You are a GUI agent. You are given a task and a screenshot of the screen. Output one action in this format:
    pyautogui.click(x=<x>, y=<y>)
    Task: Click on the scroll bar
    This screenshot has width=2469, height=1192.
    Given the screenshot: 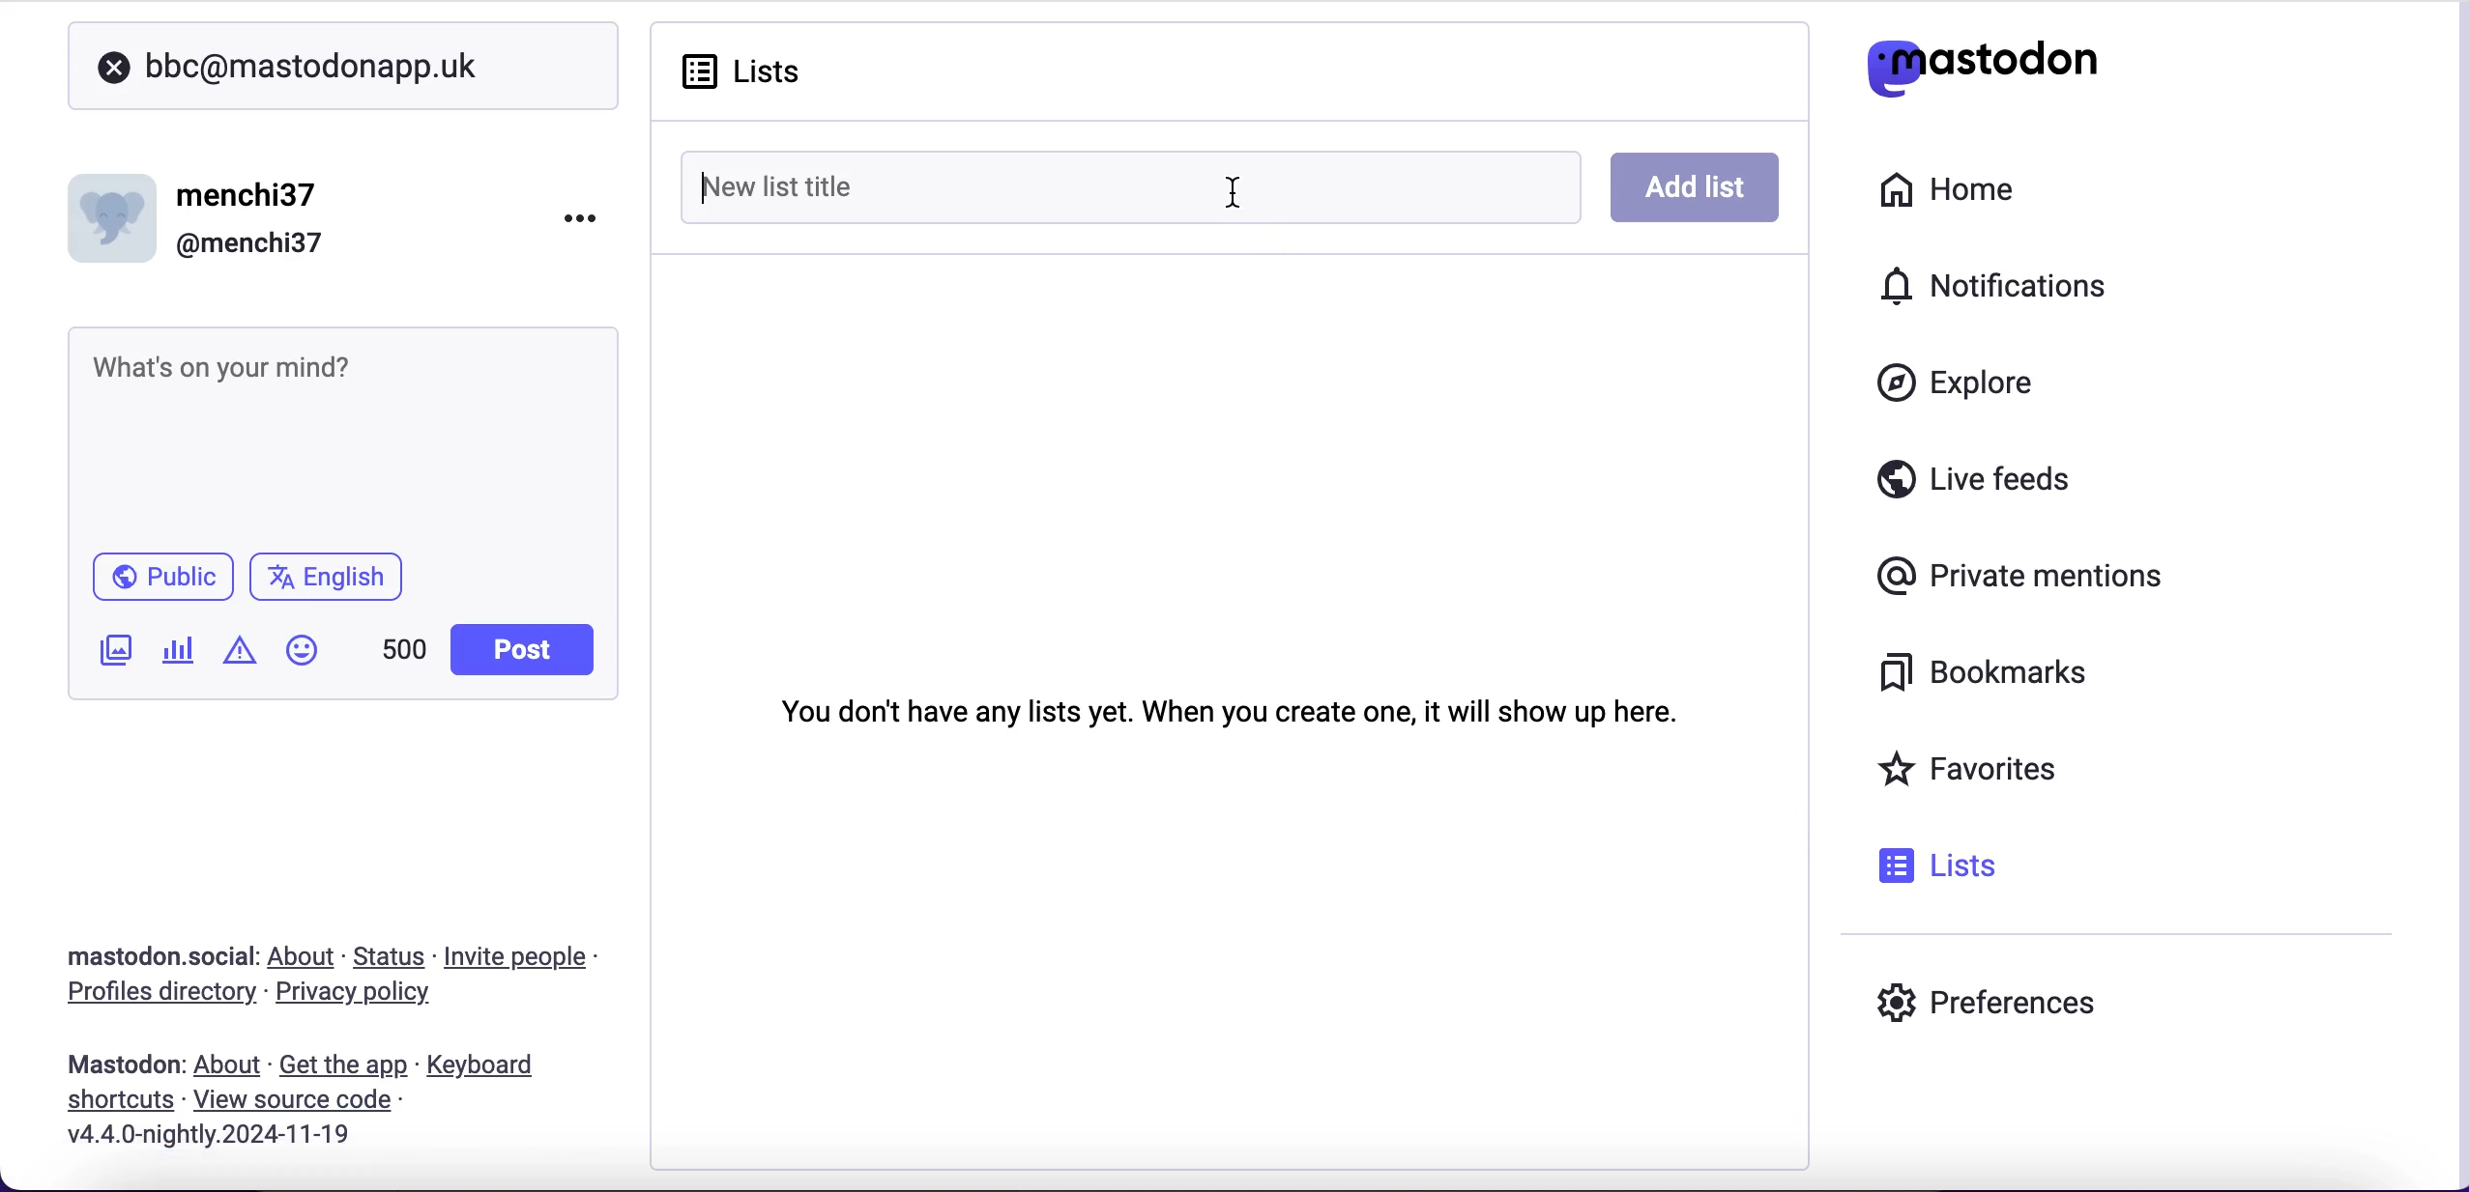 What is the action you would take?
    pyautogui.click(x=2456, y=592)
    